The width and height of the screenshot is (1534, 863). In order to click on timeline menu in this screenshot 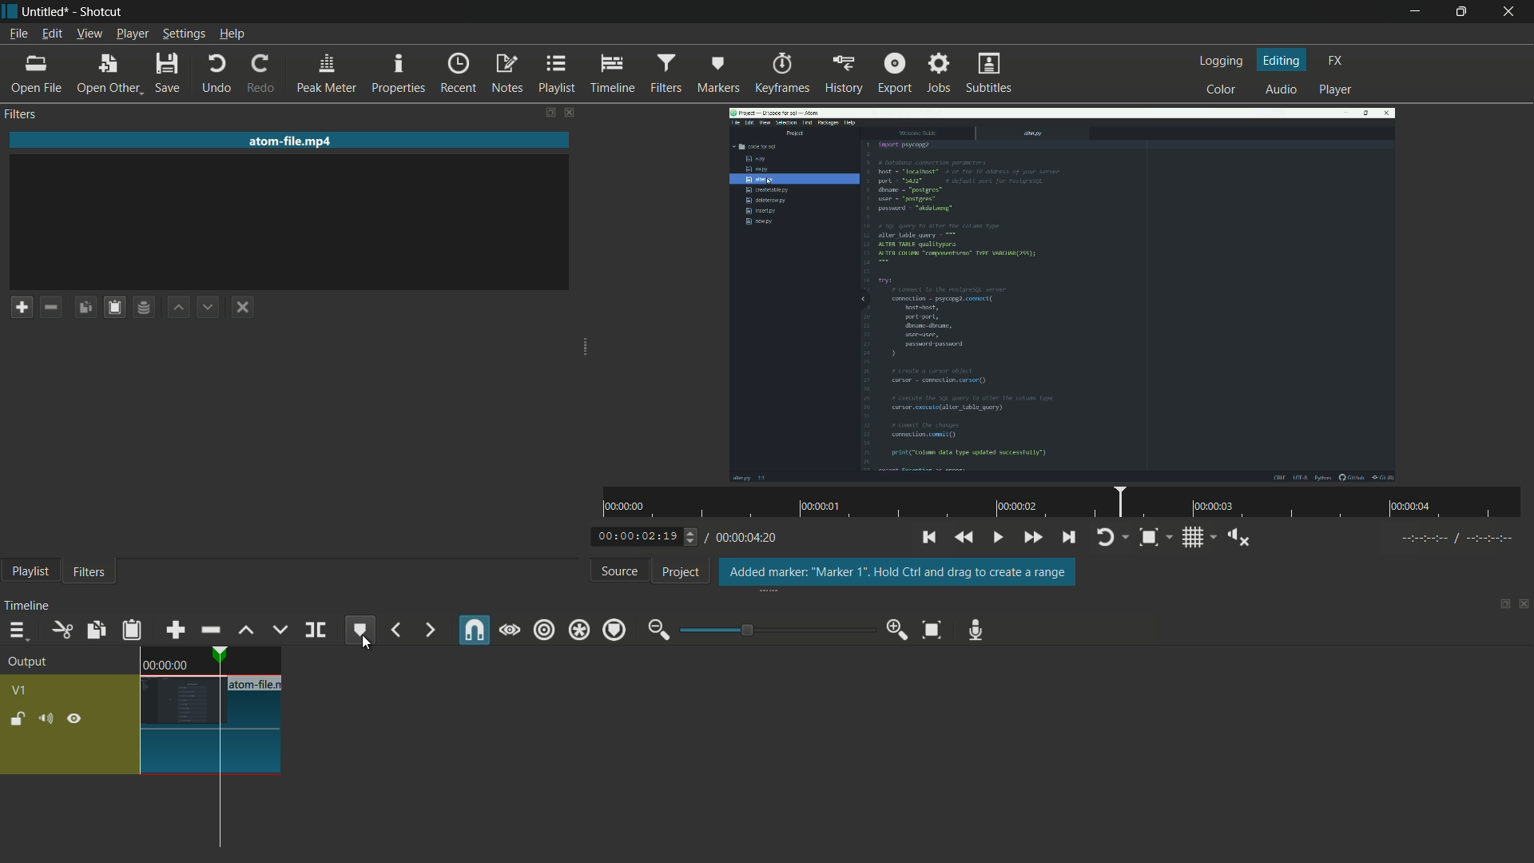, I will do `click(17, 631)`.